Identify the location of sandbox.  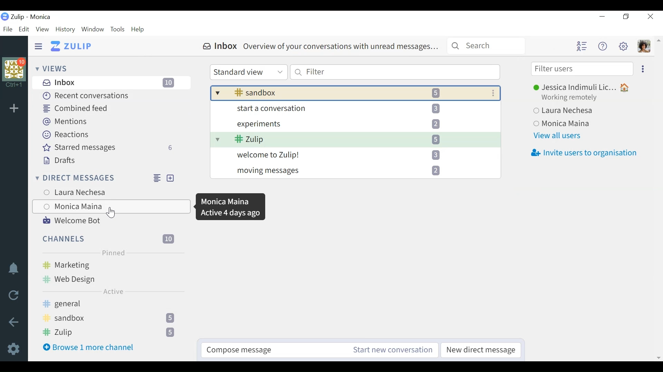
(347, 93).